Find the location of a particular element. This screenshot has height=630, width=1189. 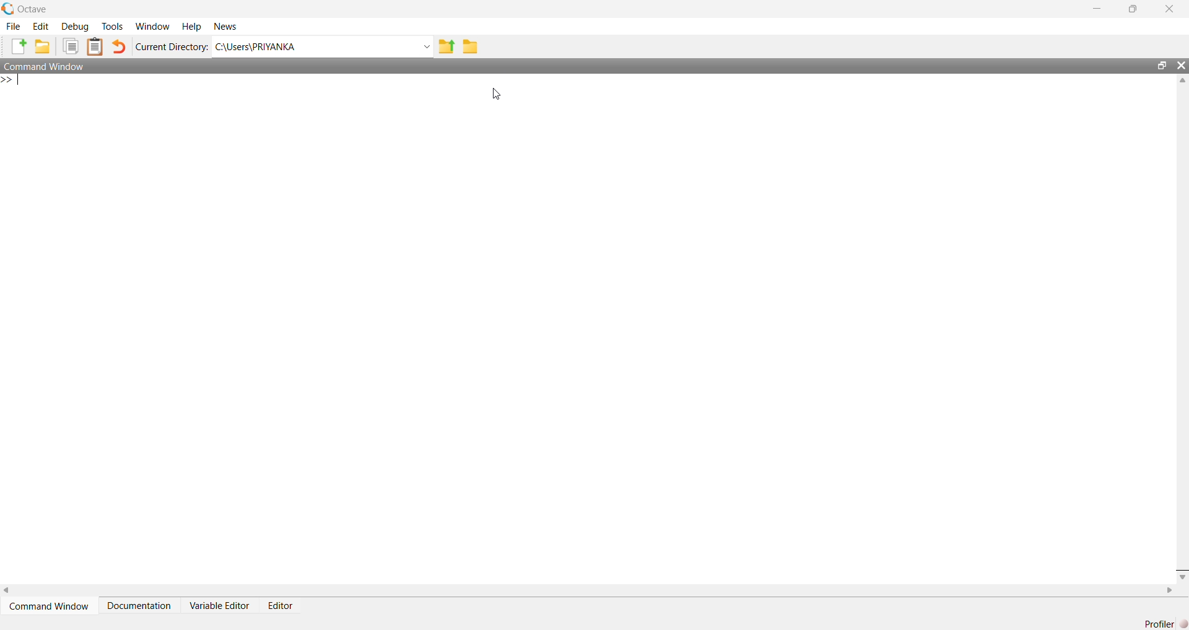

Cursor is located at coordinates (497, 93).